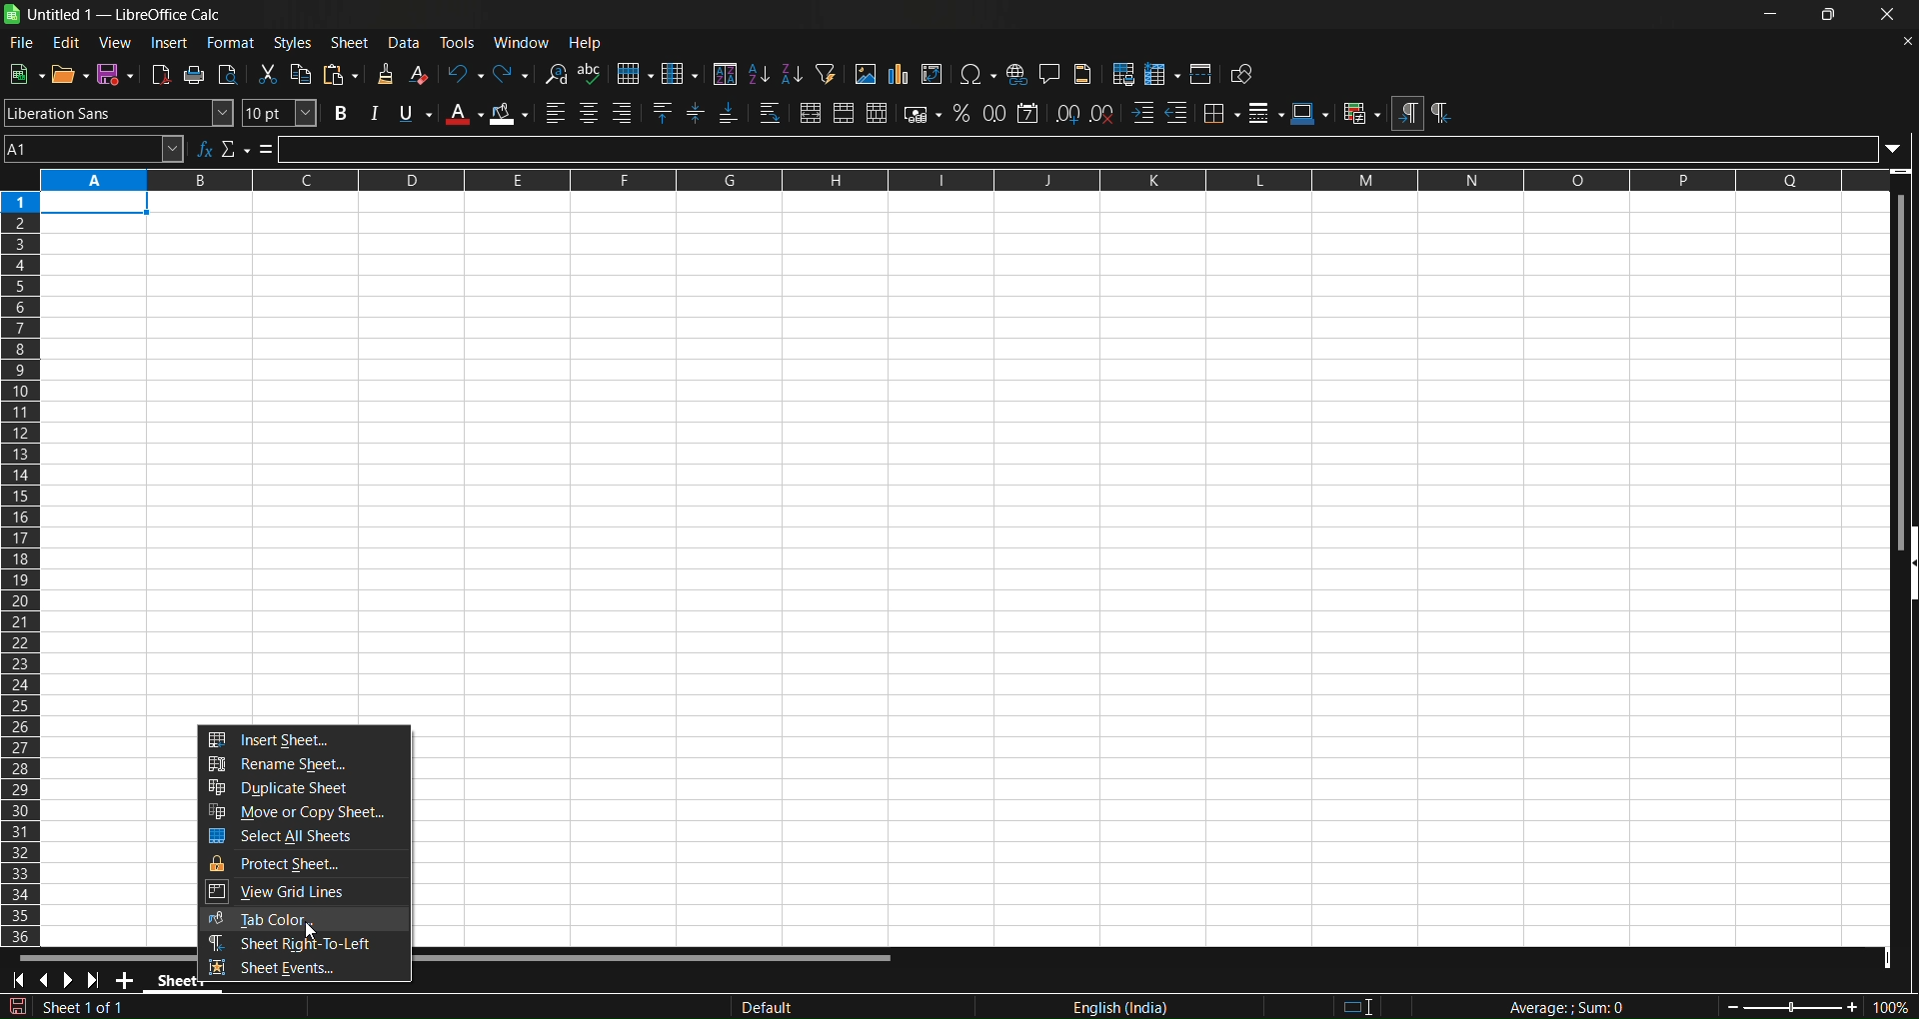  I want to click on redo, so click(513, 73).